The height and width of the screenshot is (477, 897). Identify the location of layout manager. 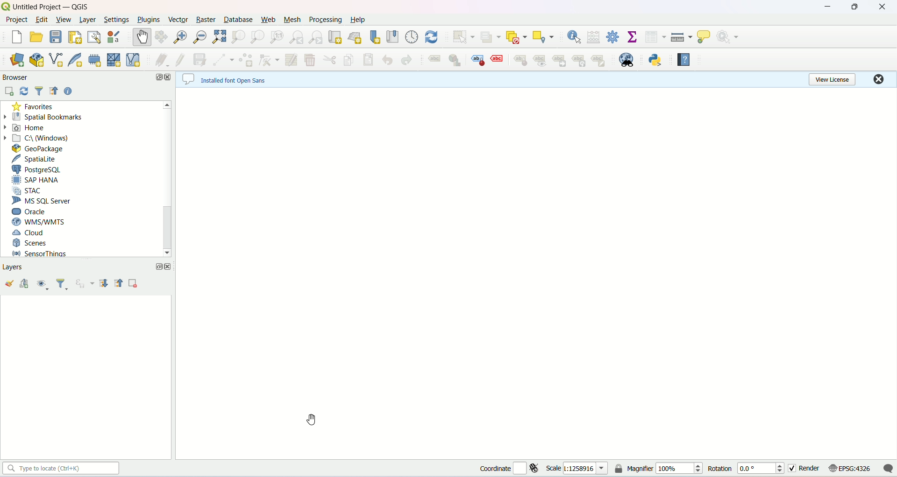
(94, 37).